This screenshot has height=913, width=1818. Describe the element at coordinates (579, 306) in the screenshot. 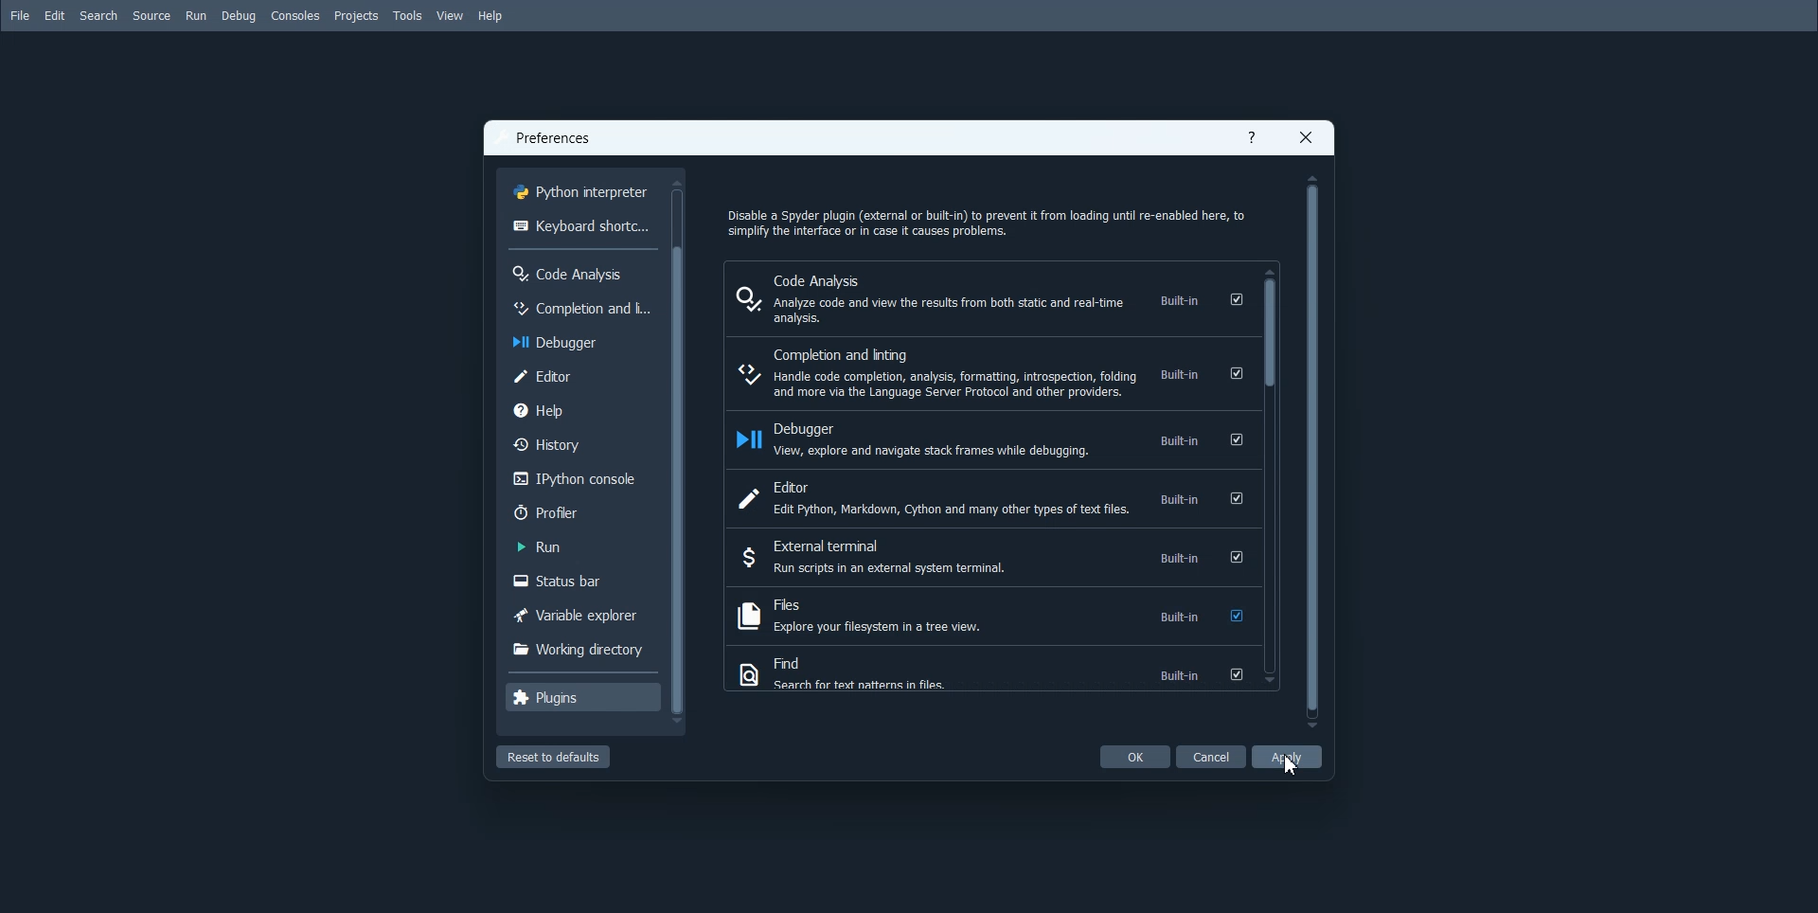

I see `Completion and license` at that location.